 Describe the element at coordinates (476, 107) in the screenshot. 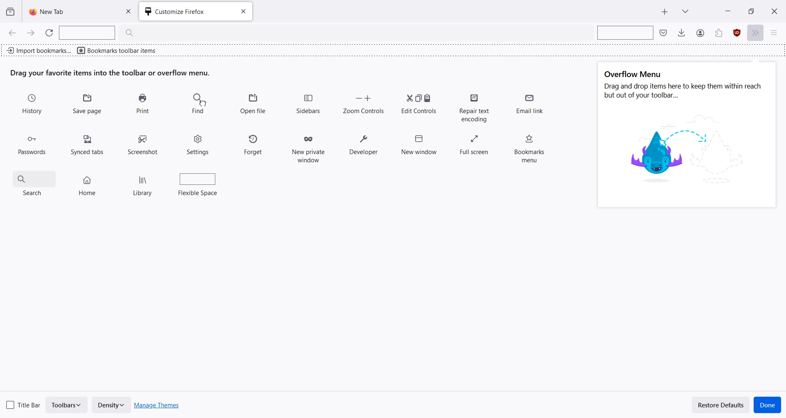

I see `Repair text encoding` at that location.